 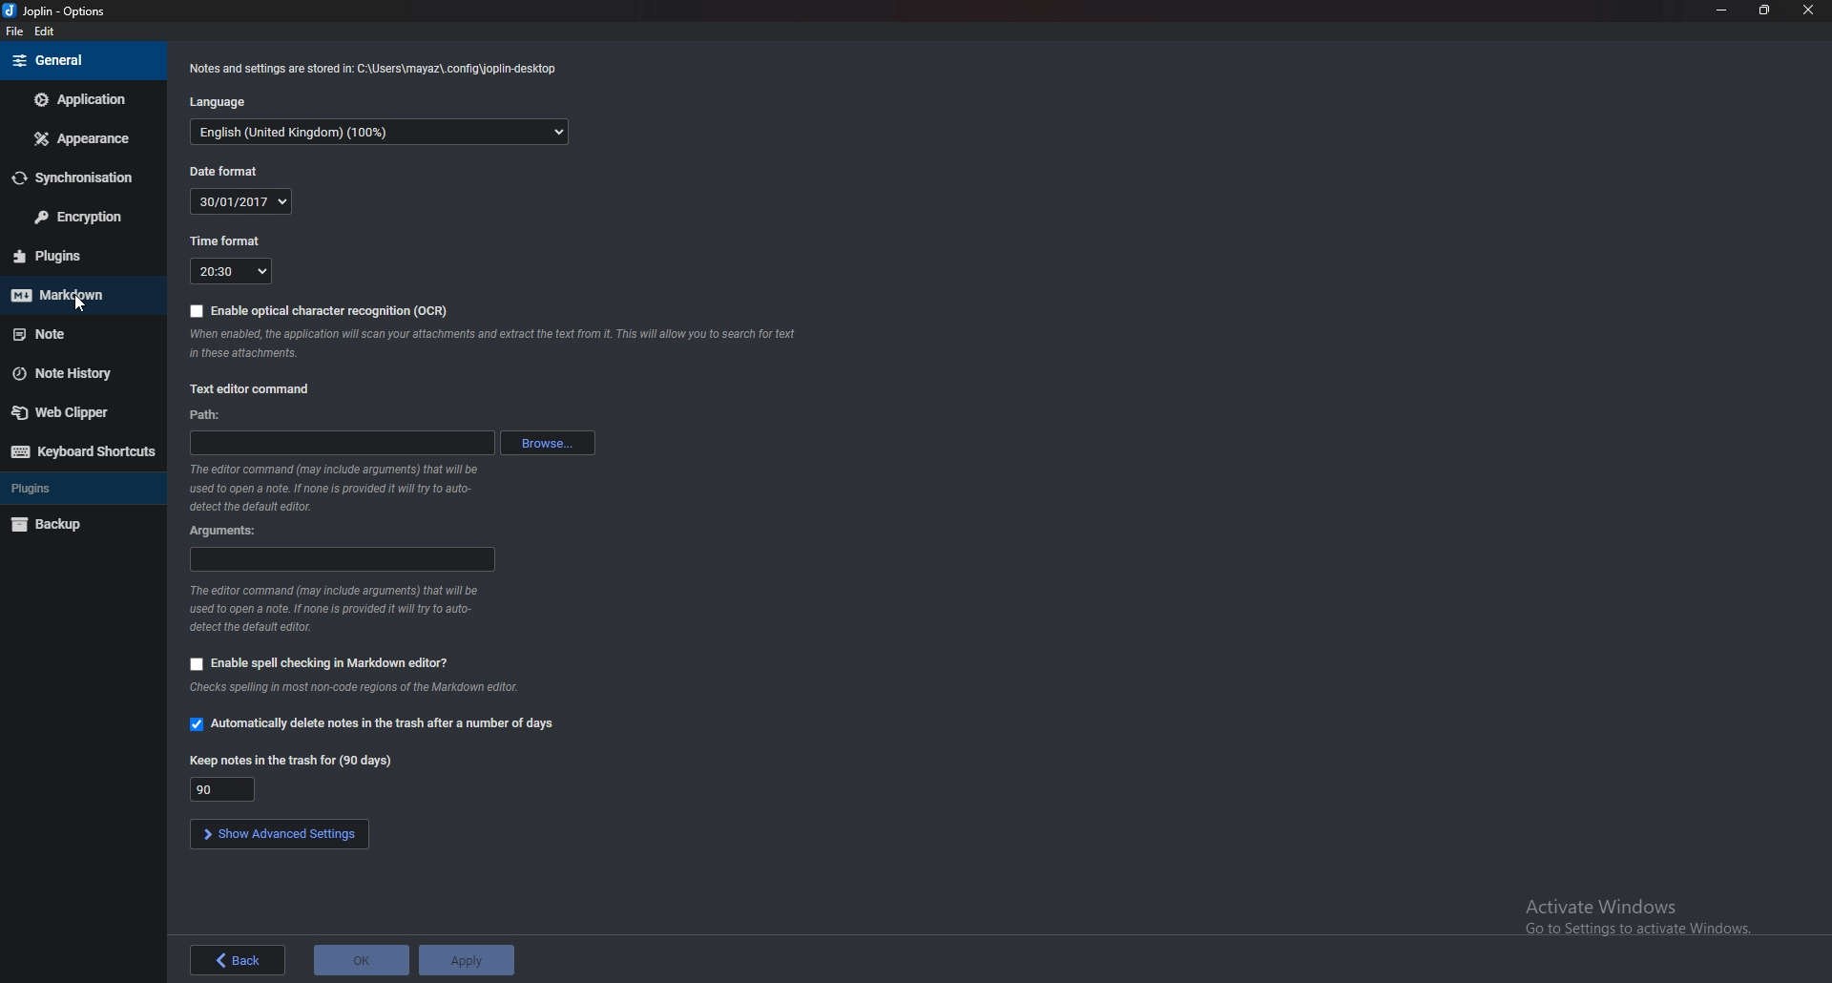 I want to click on browse, so click(x=546, y=444).